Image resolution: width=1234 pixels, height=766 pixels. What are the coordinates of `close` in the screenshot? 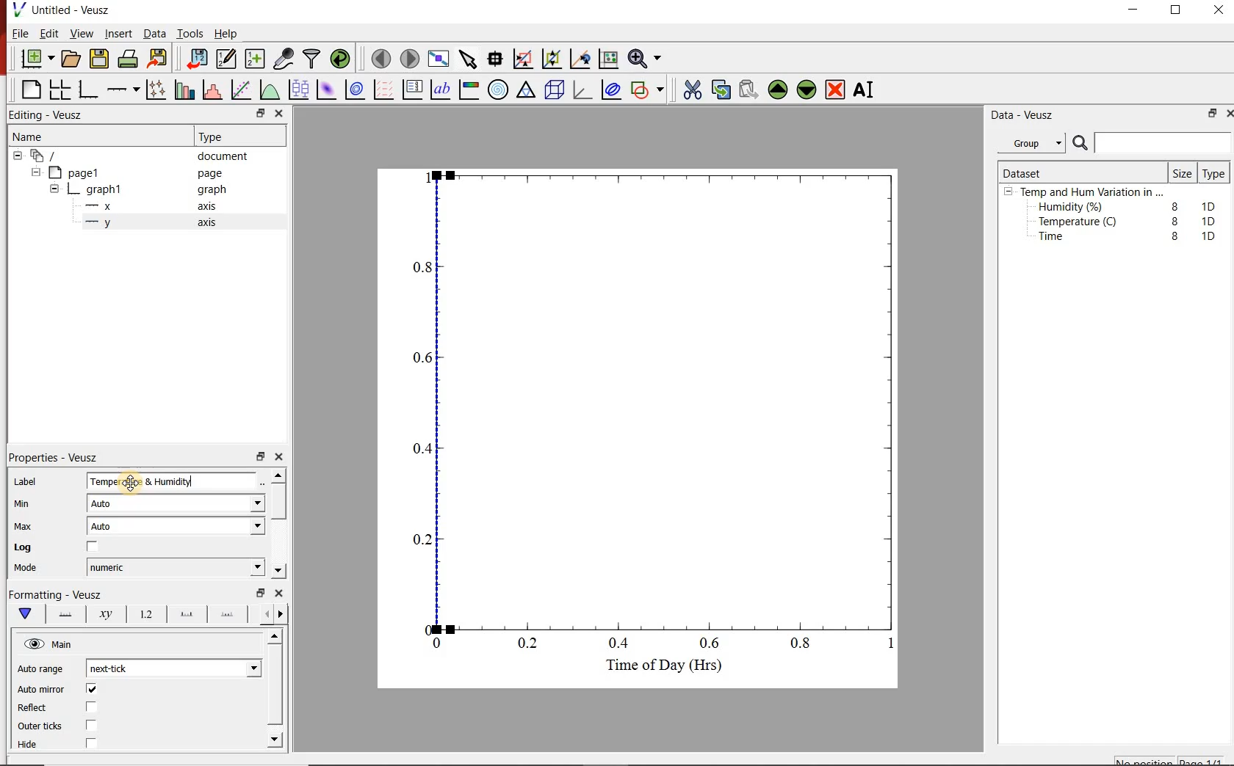 It's located at (284, 457).